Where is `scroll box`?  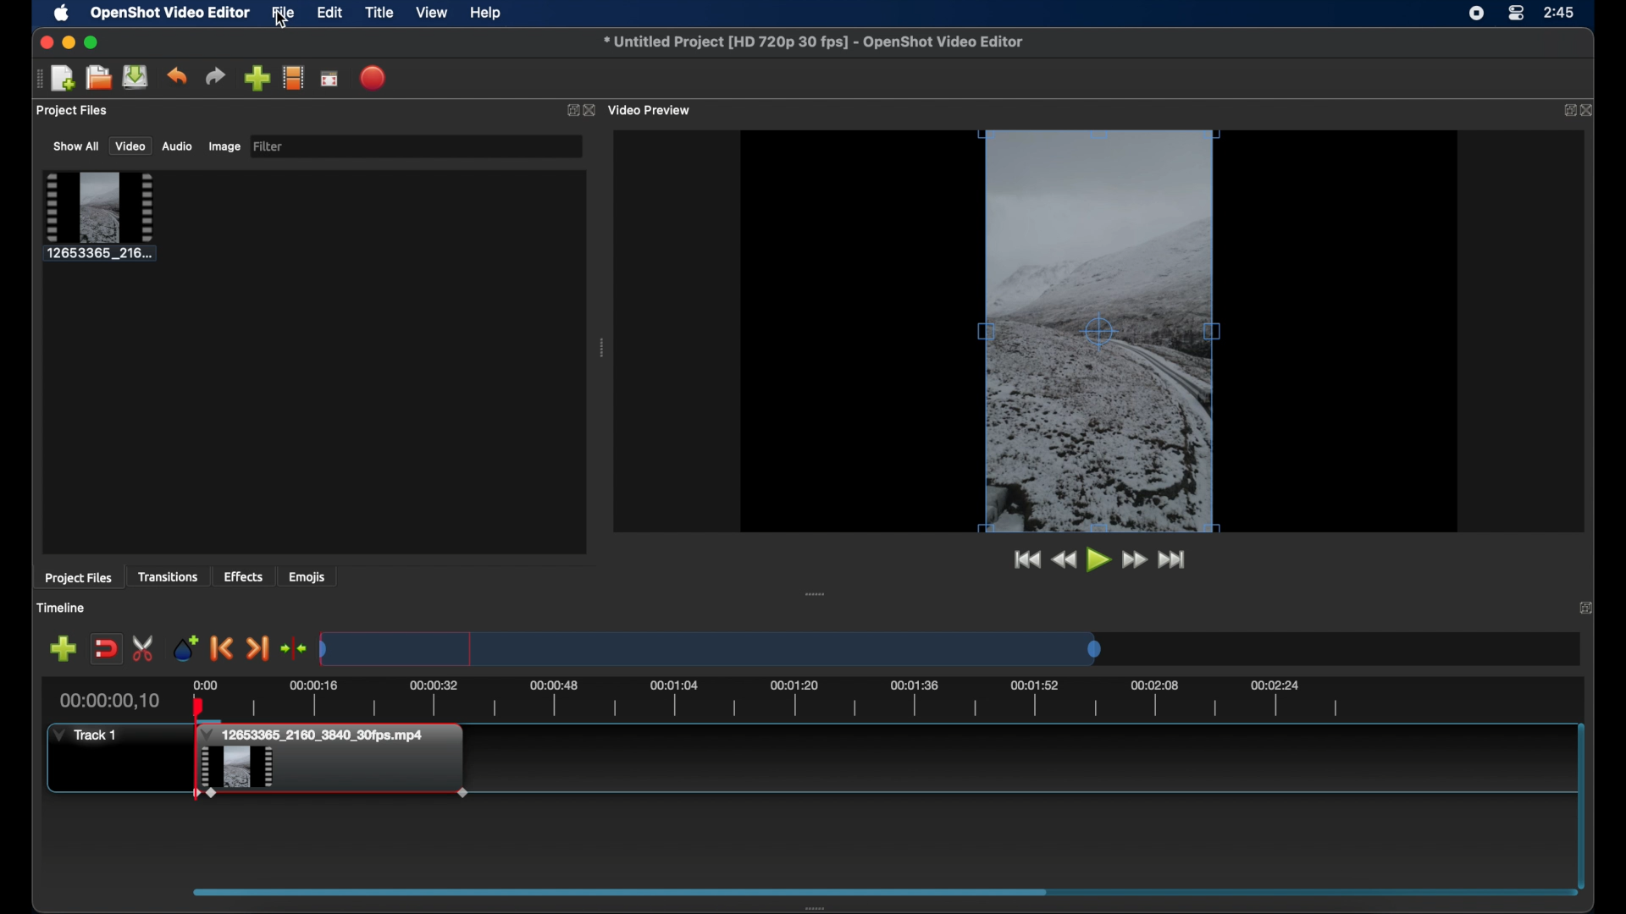
scroll box is located at coordinates (877, 895).